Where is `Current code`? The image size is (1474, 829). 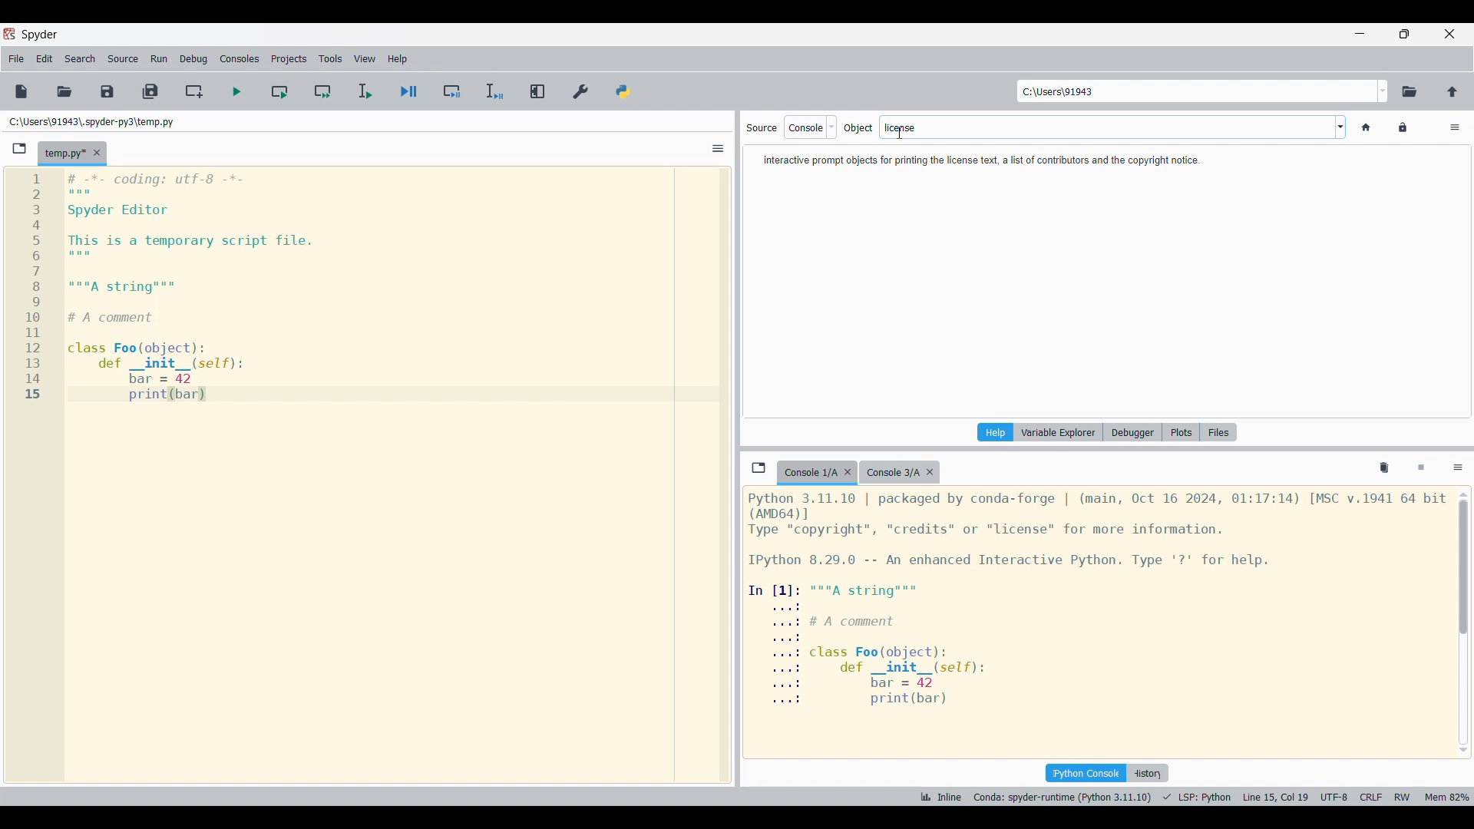 Current code is located at coordinates (194, 288).